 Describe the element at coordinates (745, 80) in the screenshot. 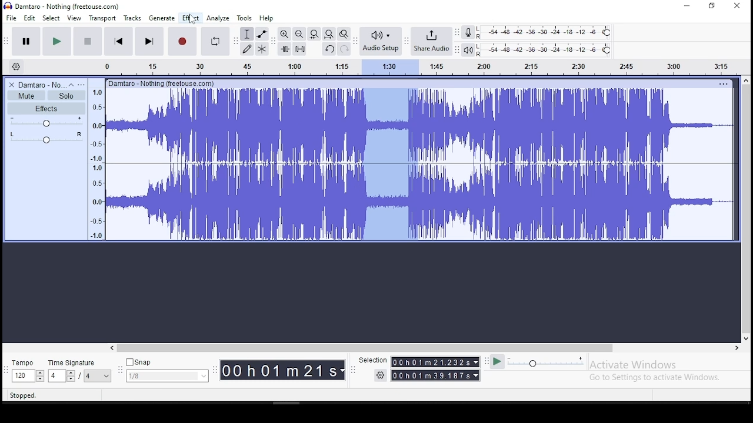

I see `up` at that location.